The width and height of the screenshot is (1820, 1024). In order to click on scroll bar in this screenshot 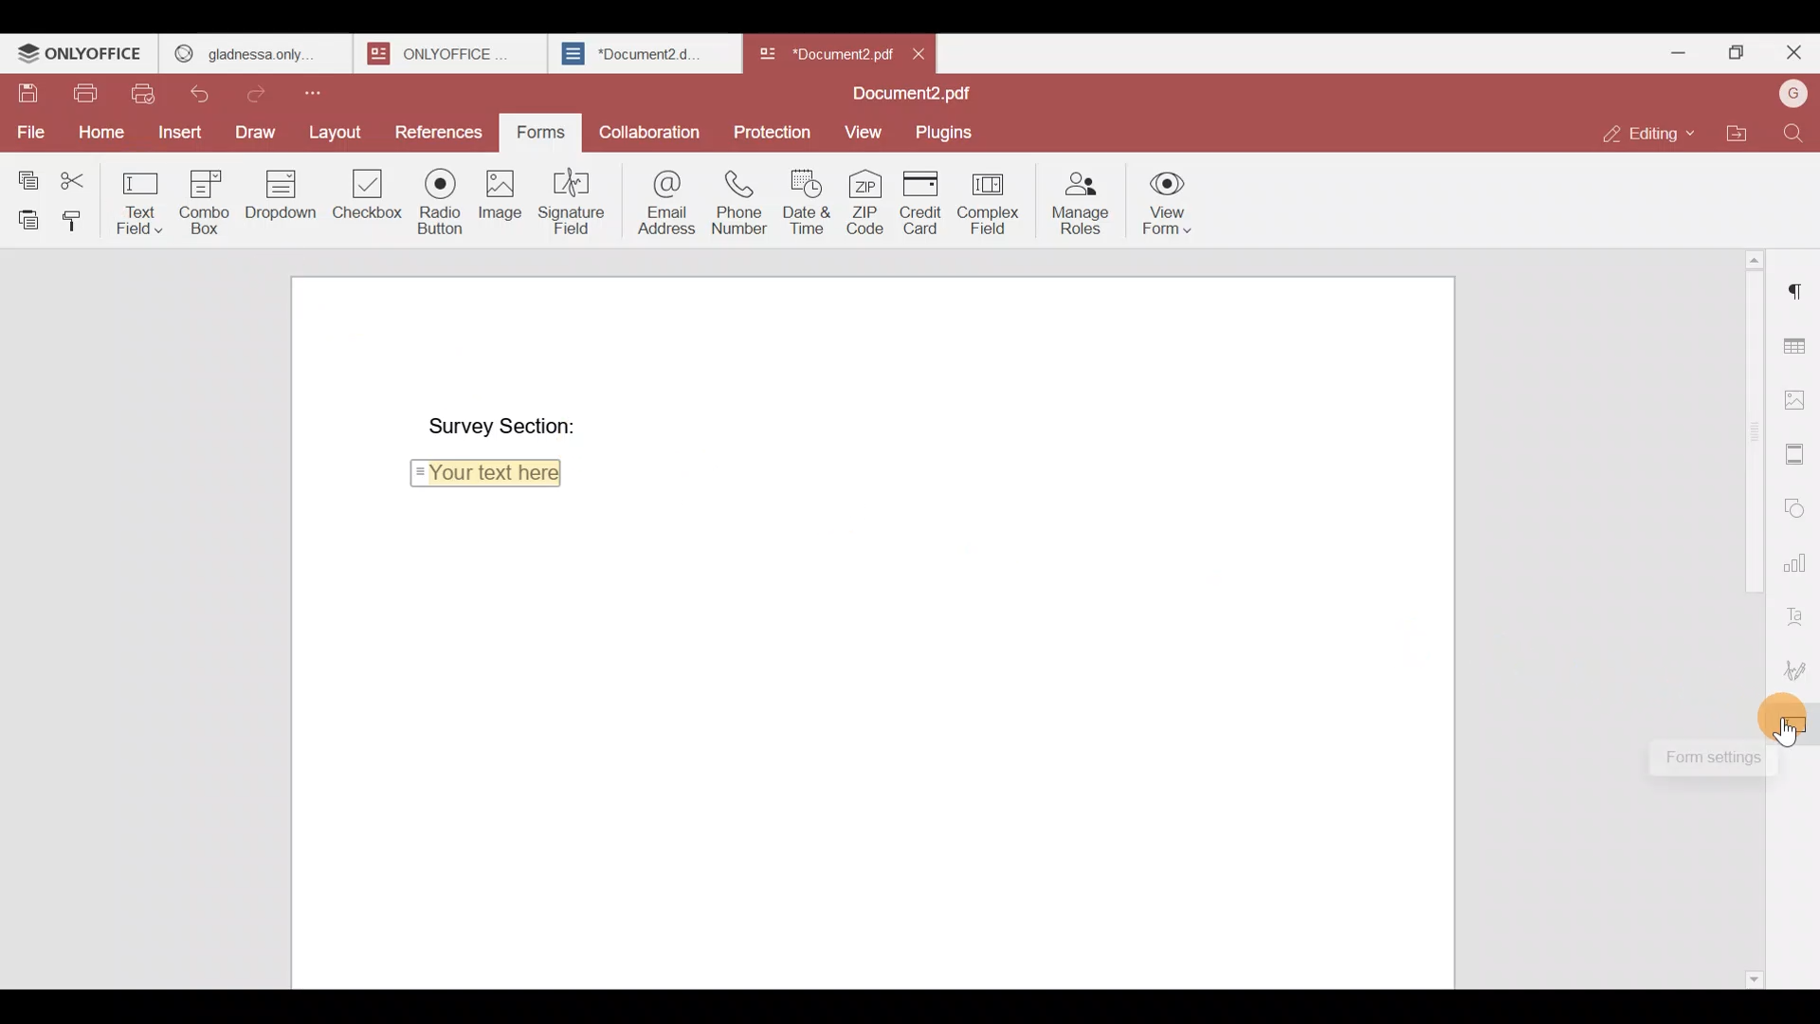, I will do `click(1746, 430)`.